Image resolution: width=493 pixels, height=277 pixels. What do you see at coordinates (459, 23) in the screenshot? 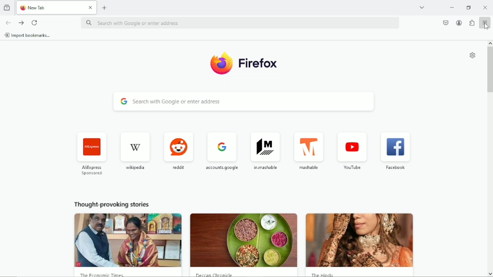
I see `account` at bounding box center [459, 23].